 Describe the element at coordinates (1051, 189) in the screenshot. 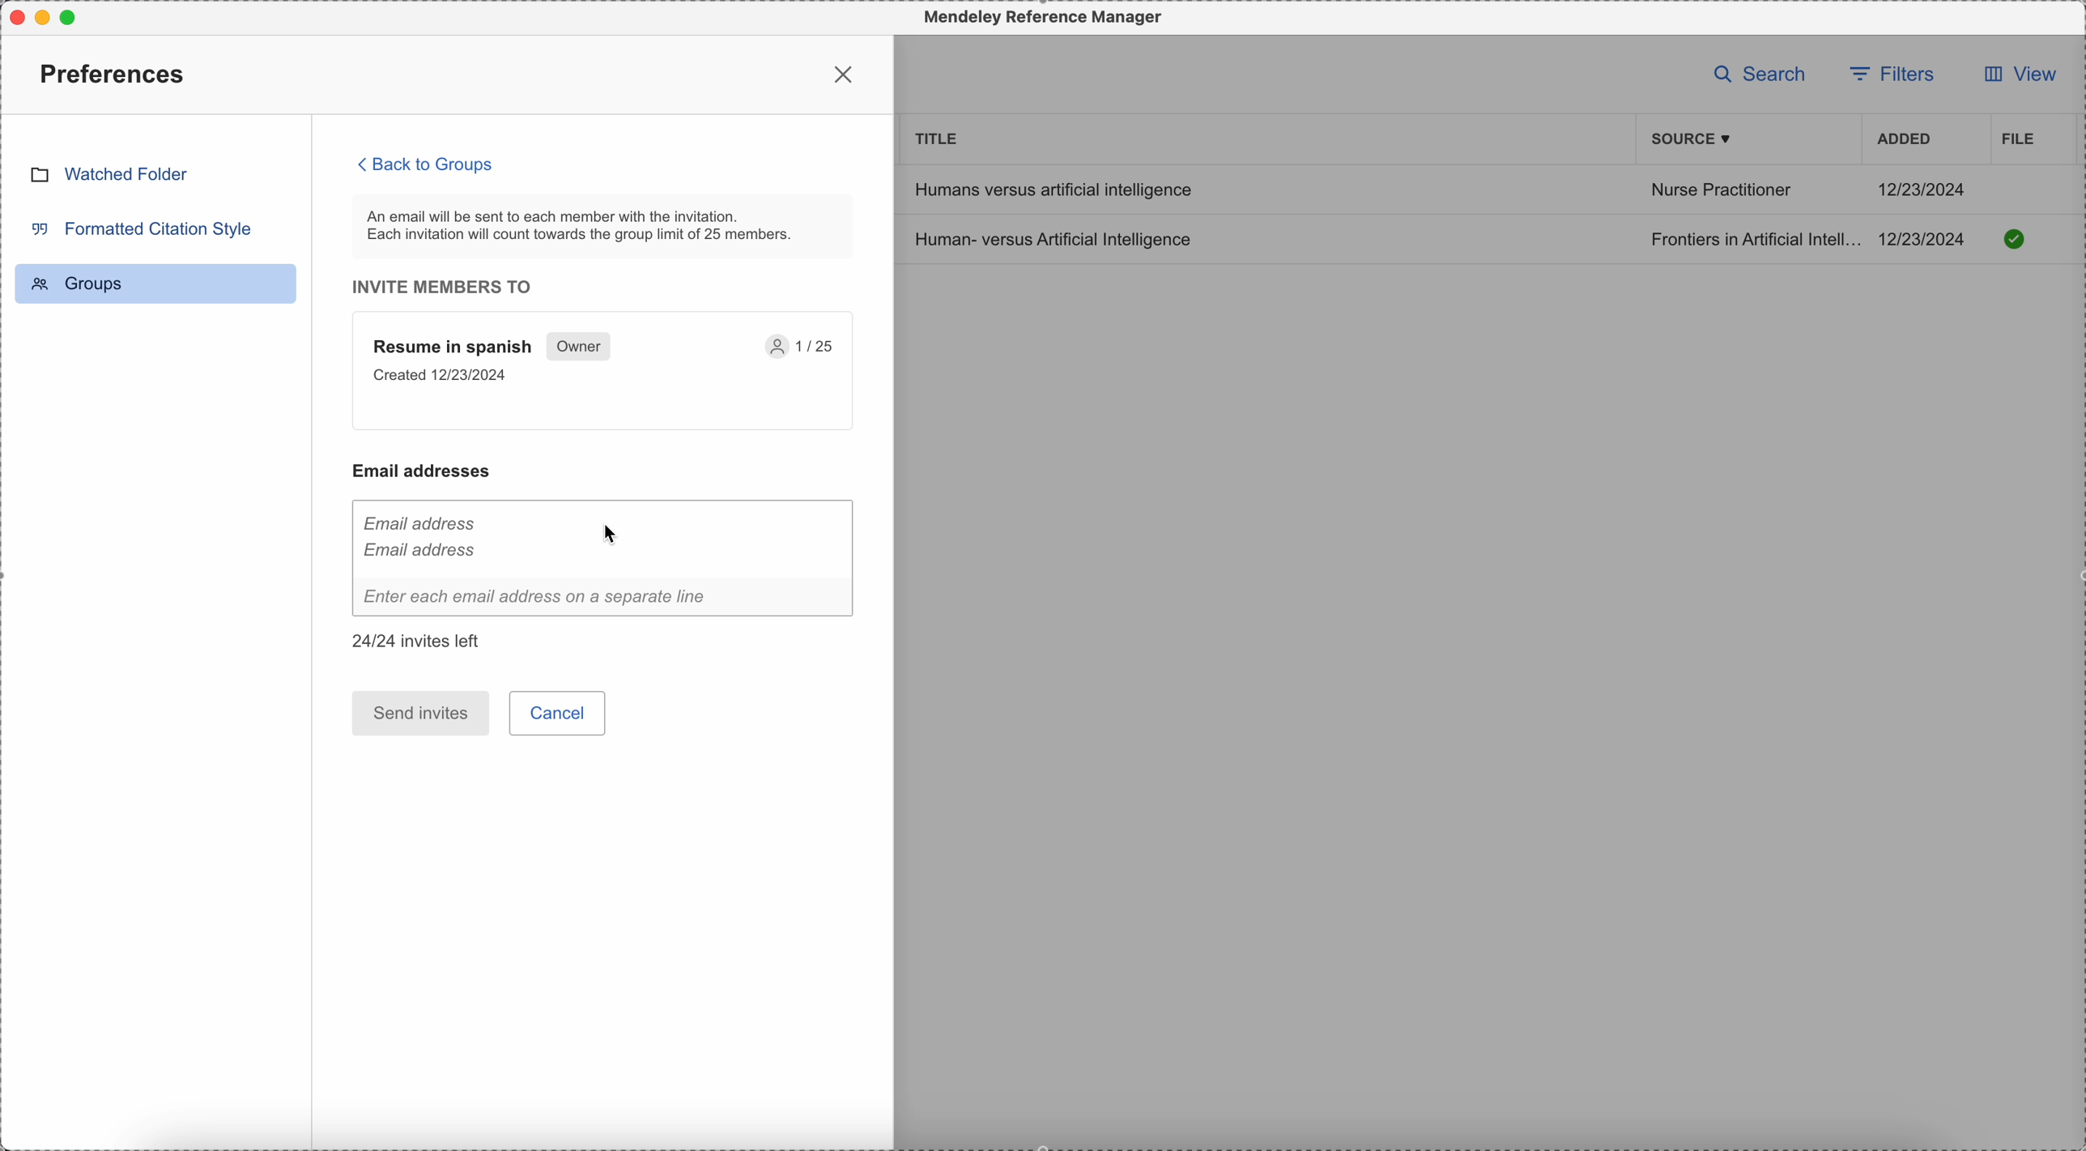

I see `Humans versus artificial intelligence` at that location.